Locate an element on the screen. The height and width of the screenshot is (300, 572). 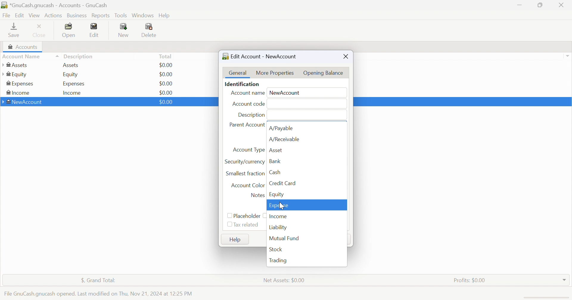
cursor is located at coordinates (282, 206).